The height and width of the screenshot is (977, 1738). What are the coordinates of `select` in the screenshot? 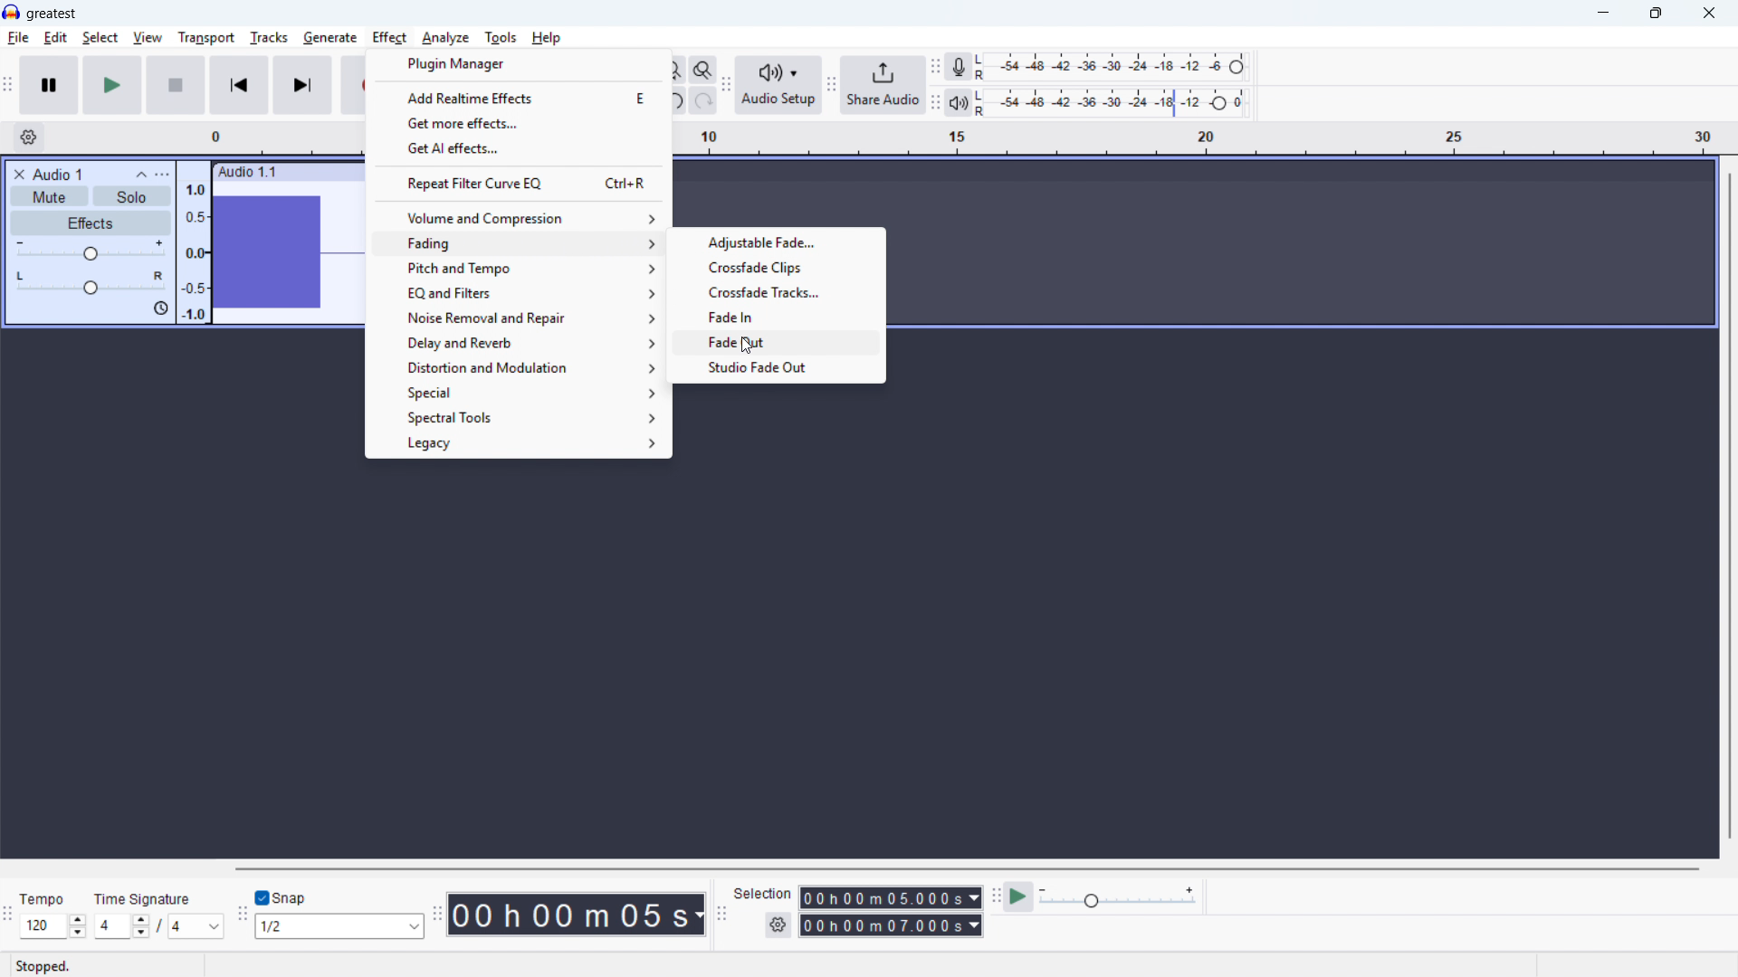 It's located at (100, 38).